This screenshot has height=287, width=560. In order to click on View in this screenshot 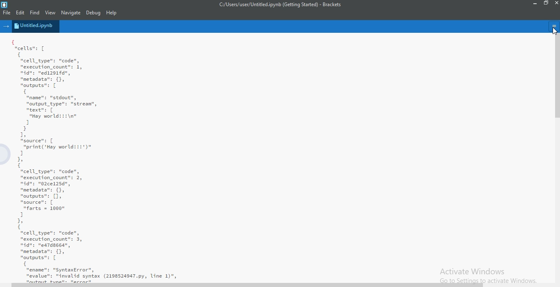, I will do `click(51, 12)`.